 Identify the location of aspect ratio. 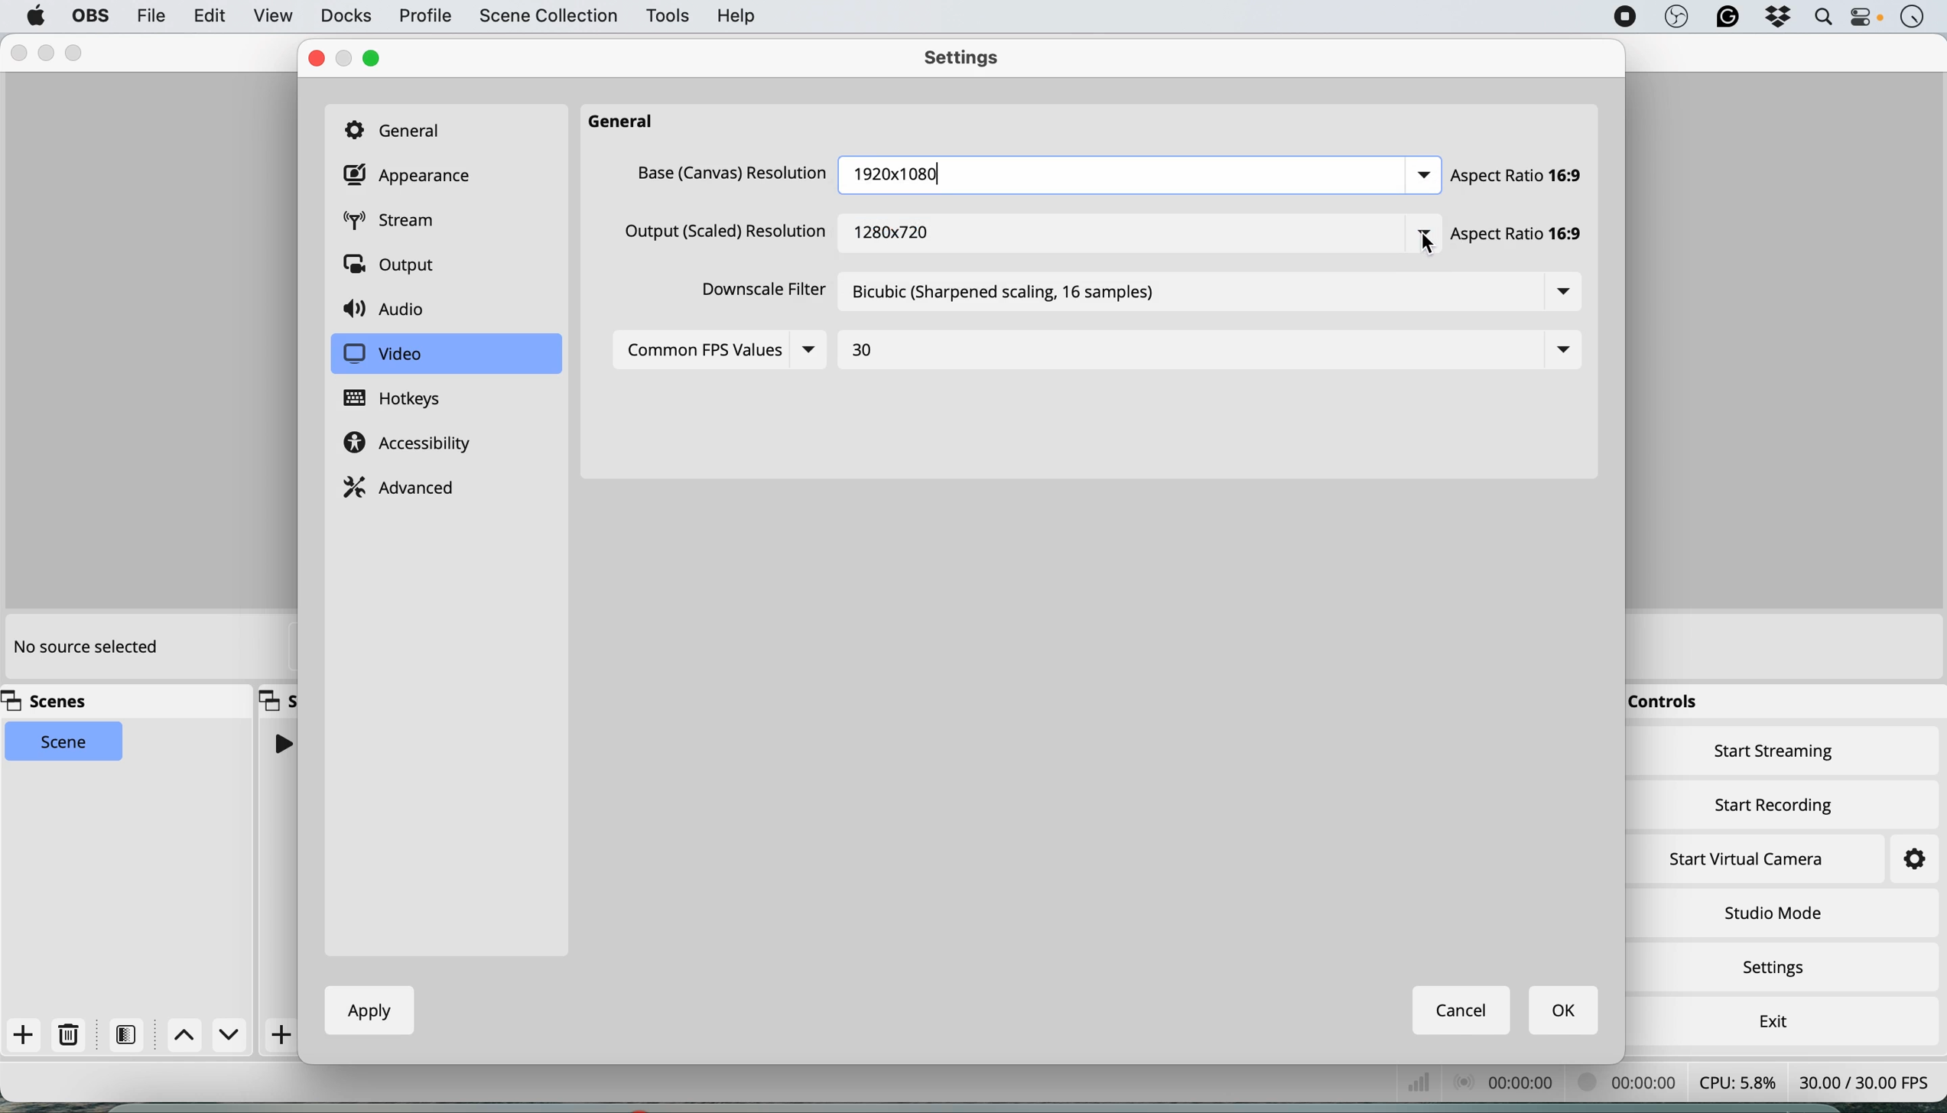
(1518, 177).